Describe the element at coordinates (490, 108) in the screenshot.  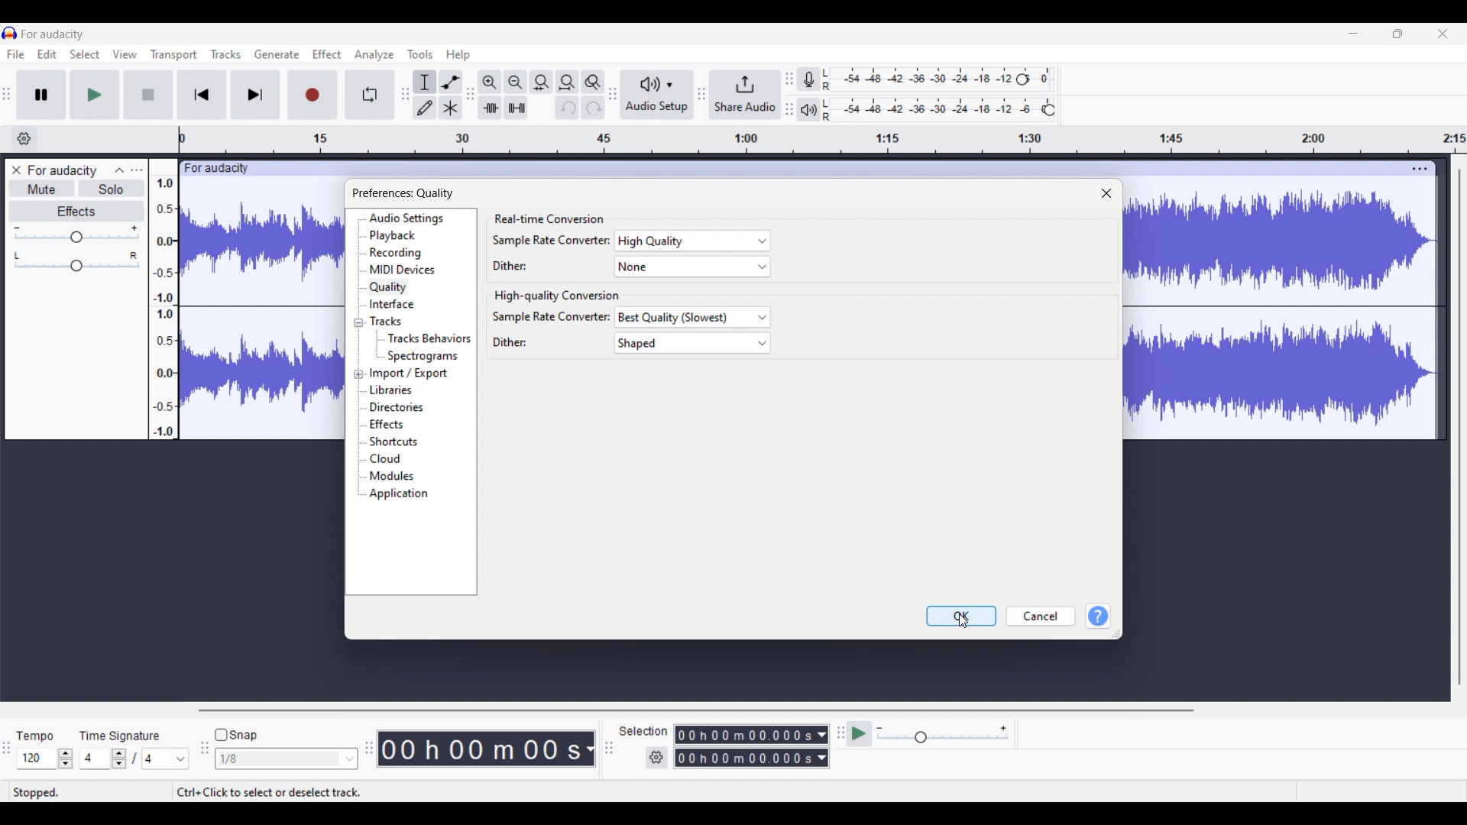
I see `Trim audio outside selection` at that location.